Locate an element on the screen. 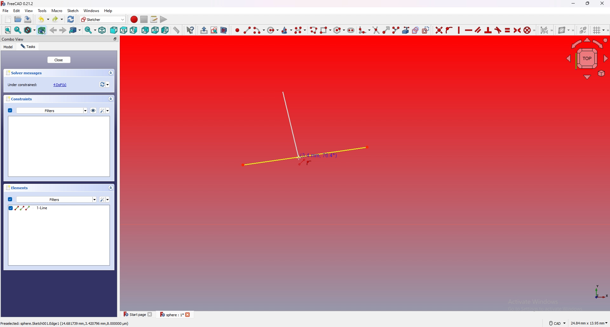 This screenshot has height=327, width=610. New is located at coordinates (9, 19).